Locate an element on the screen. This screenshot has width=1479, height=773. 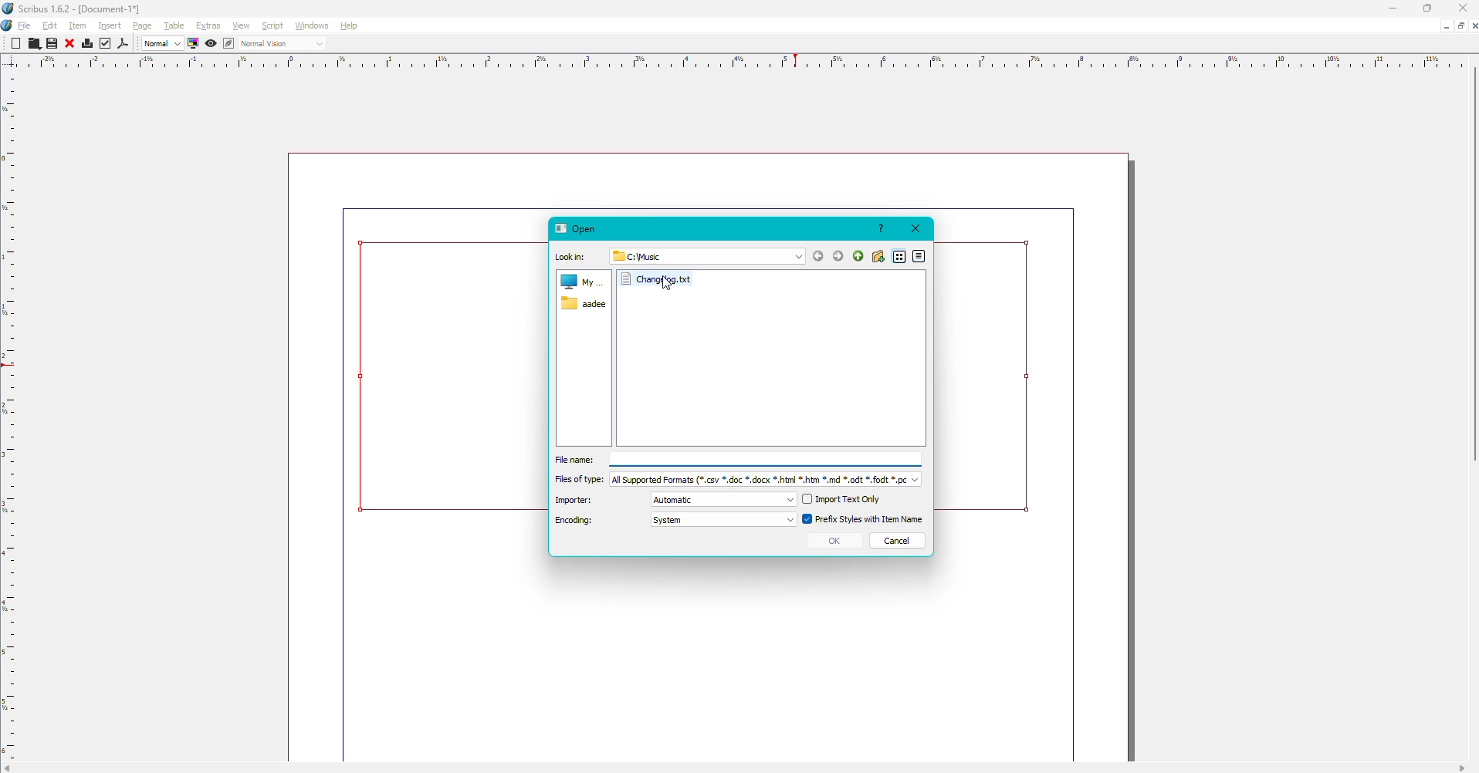
Aadee is located at coordinates (586, 305).